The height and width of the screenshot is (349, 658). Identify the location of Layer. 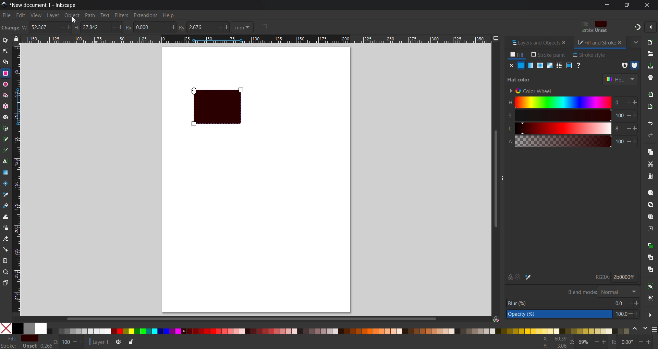
(52, 15).